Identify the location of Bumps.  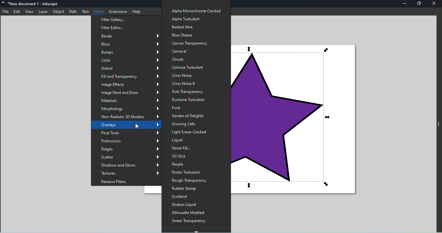
(126, 52).